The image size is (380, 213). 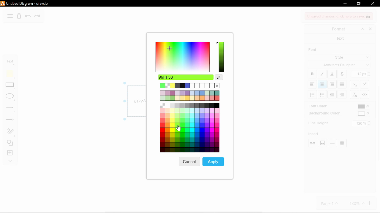 What do you see at coordinates (355, 84) in the screenshot?
I see `subscript` at bounding box center [355, 84].